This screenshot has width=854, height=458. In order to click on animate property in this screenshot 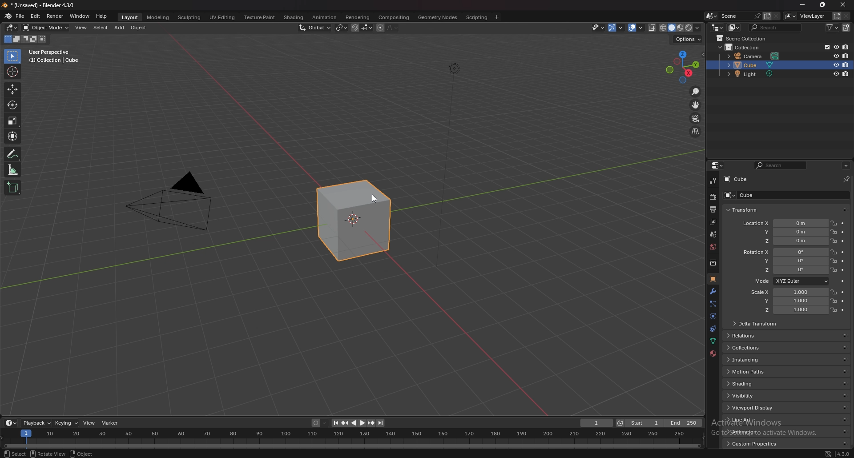, I will do `click(842, 281)`.